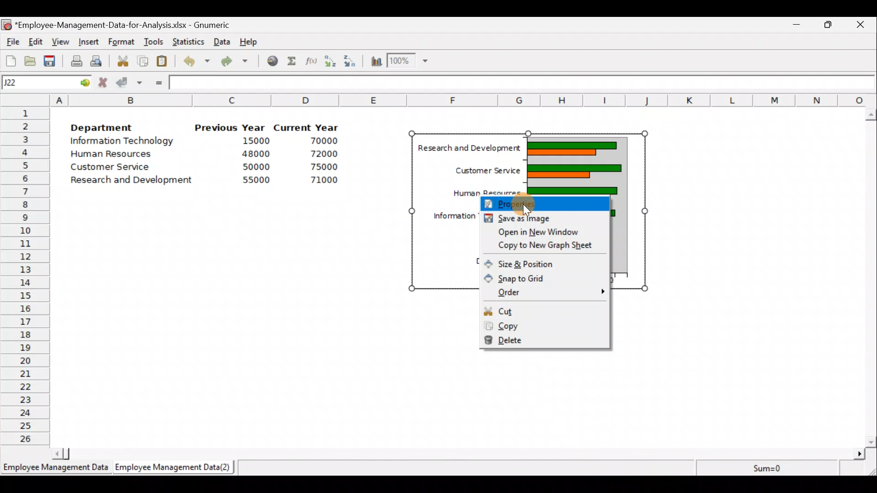  I want to click on Copy the selection, so click(145, 61).